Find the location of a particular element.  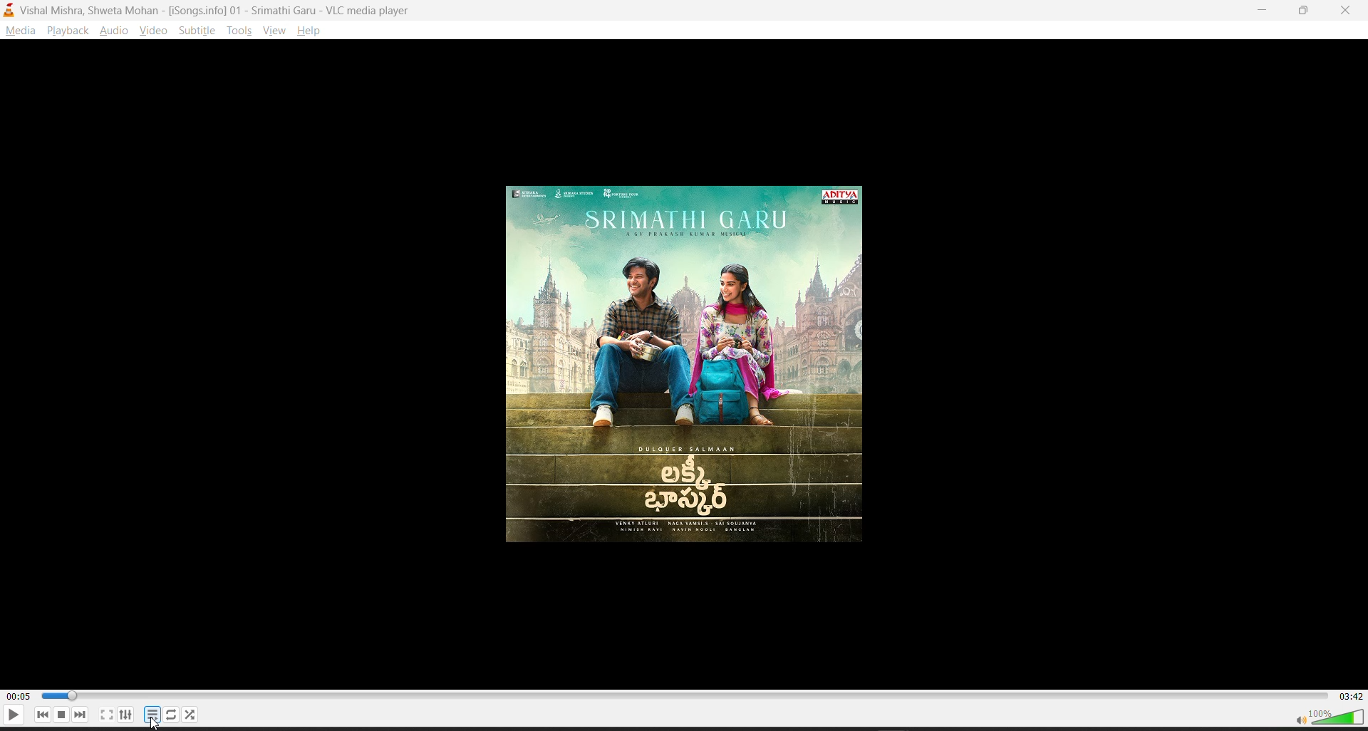

fullscreen is located at coordinates (106, 715).